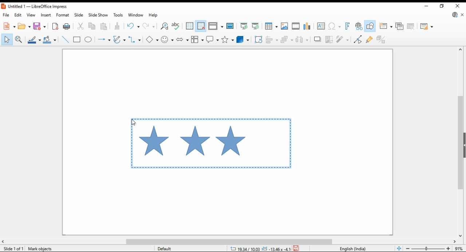 This screenshot has height=252, width=466. What do you see at coordinates (6, 15) in the screenshot?
I see `file` at bounding box center [6, 15].